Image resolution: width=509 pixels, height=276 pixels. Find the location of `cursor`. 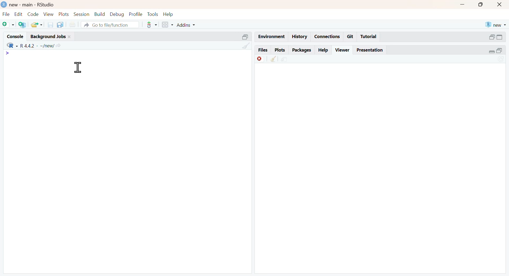

cursor is located at coordinates (78, 67).